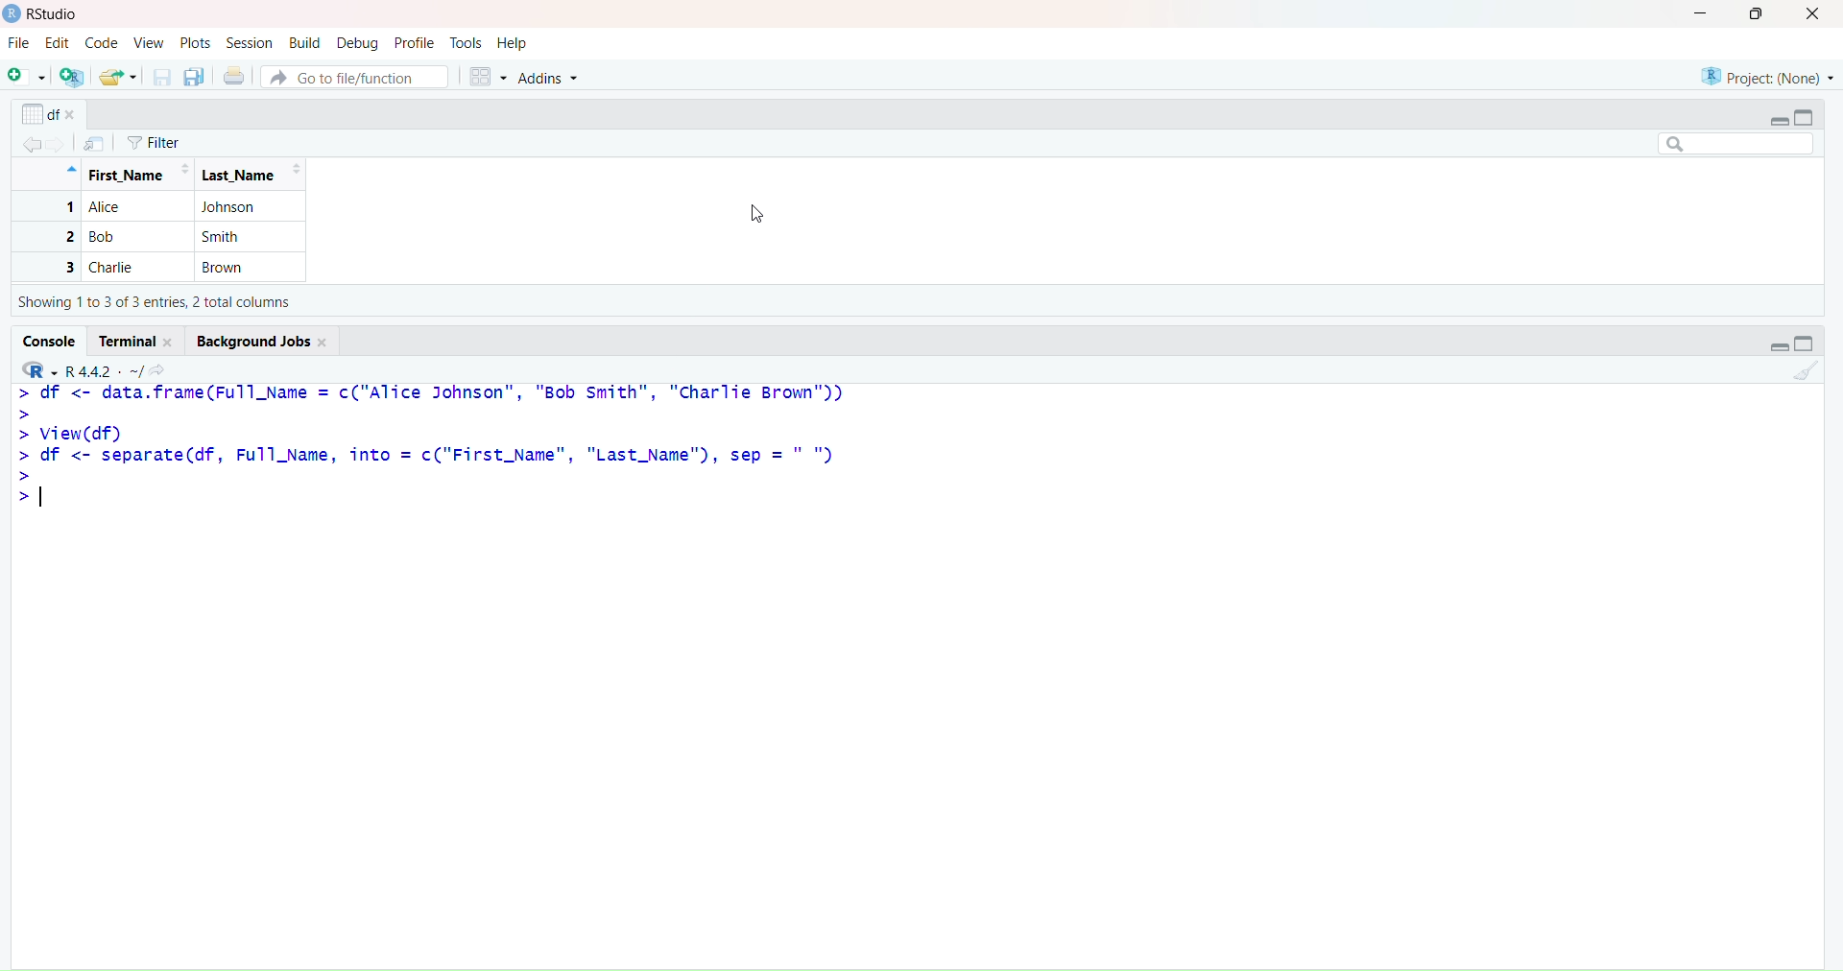  What do you see at coordinates (27, 142) in the screenshot?
I see `Go back to the previous source location (Ctrl + F9)` at bounding box center [27, 142].